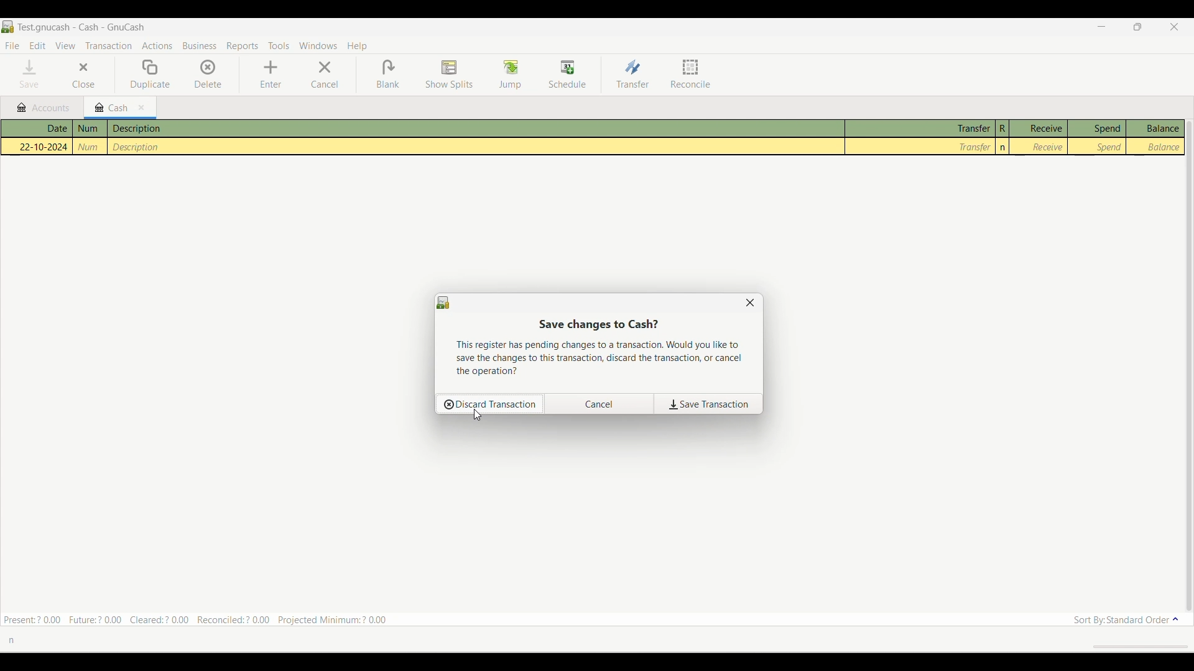  I want to click on Vertical slide bar, so click(1192, 366).